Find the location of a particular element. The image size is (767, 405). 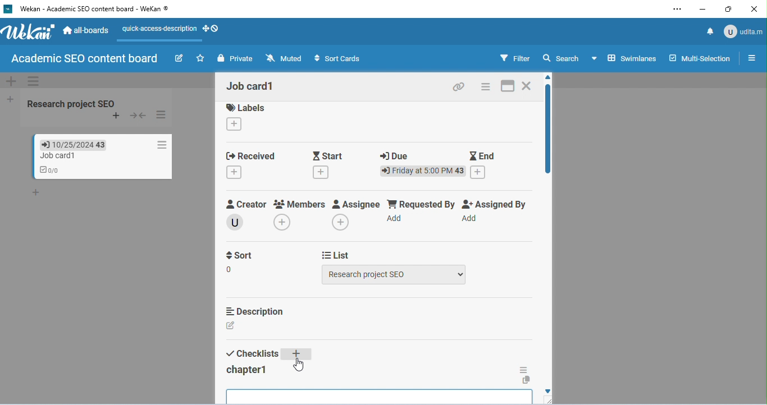

due date of card is located at coordinates (67, 144).